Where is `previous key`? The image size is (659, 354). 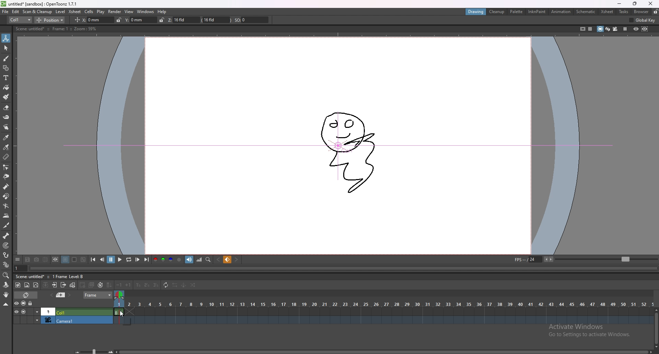 previous key is located at coordinates (219, 259).